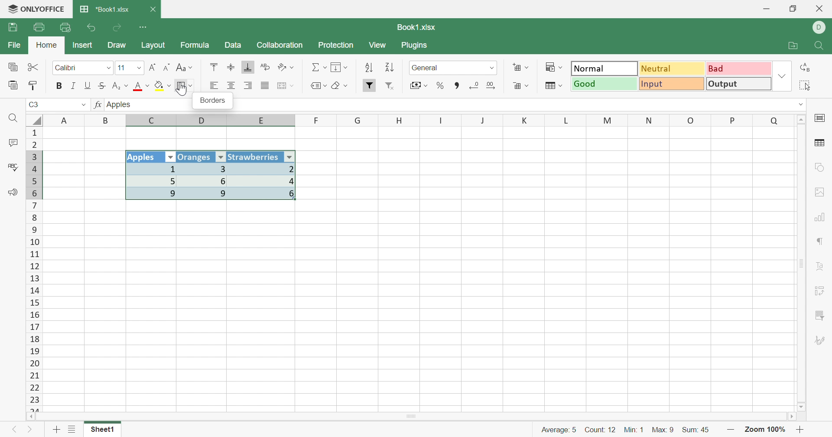 This screenshot has height=437, width=832. What do you see at coordinates (664, 427) in the screenshot?
I see `Max: 0` at bounding box center [664, 427].